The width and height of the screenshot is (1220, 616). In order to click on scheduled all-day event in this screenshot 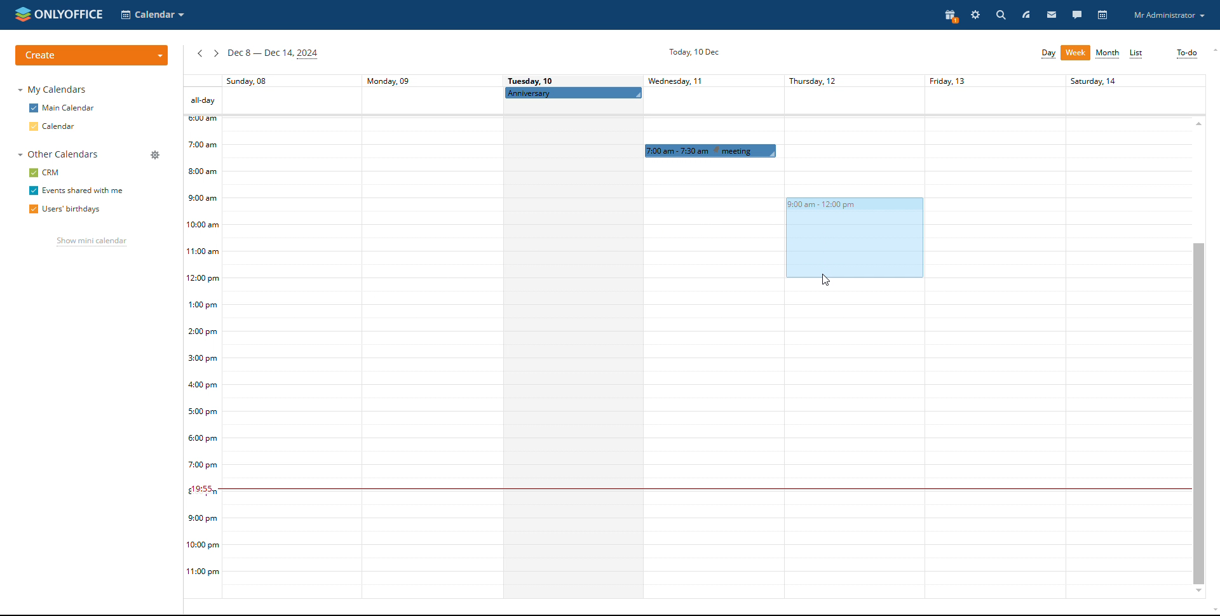, I will do `click(573, 93)`.